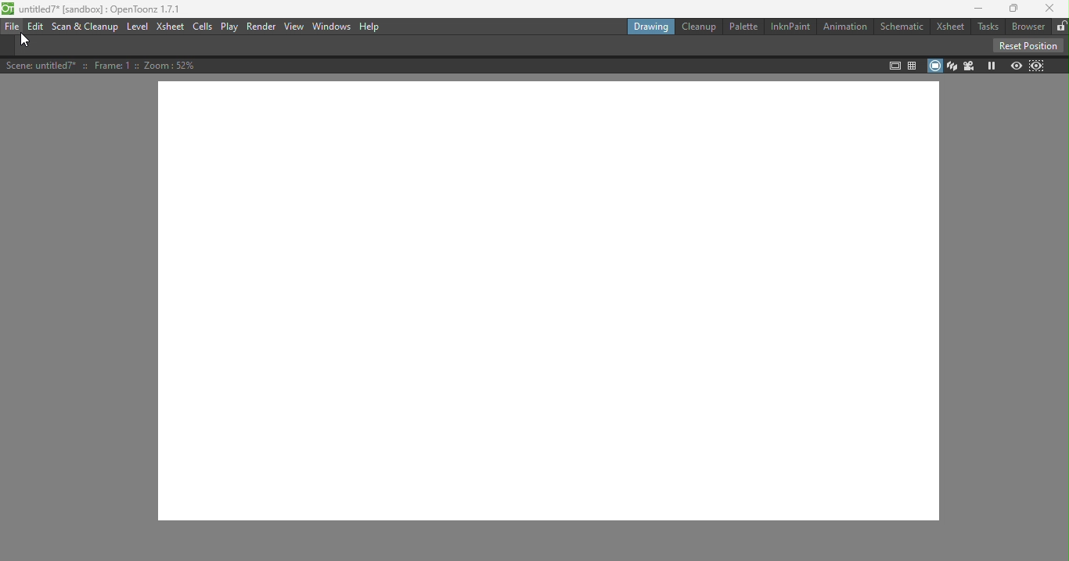  I want to click on Minimize, so click(974, 10).